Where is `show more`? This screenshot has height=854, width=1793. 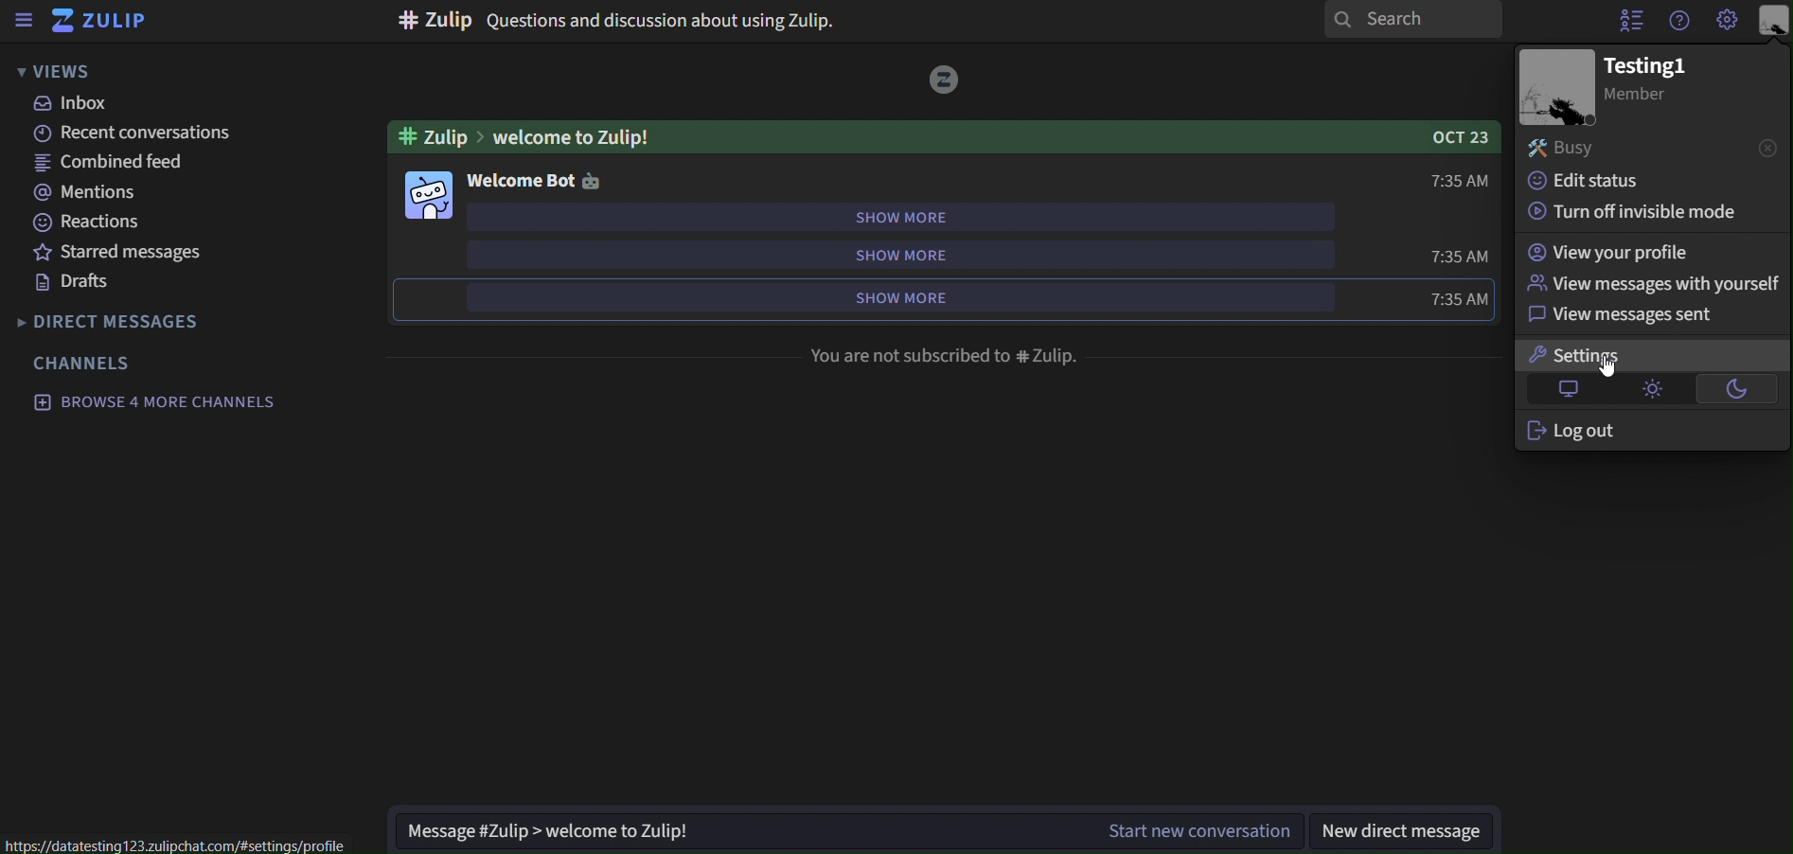 show more is located at coordinates (902, 257).